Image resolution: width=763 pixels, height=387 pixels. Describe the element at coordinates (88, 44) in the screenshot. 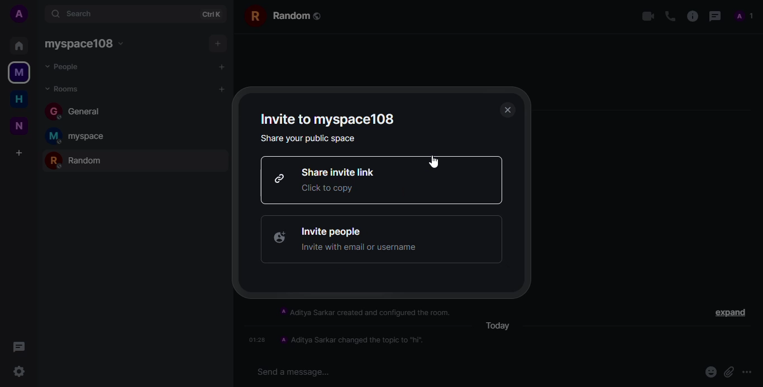

I see `myspace108` at that location.